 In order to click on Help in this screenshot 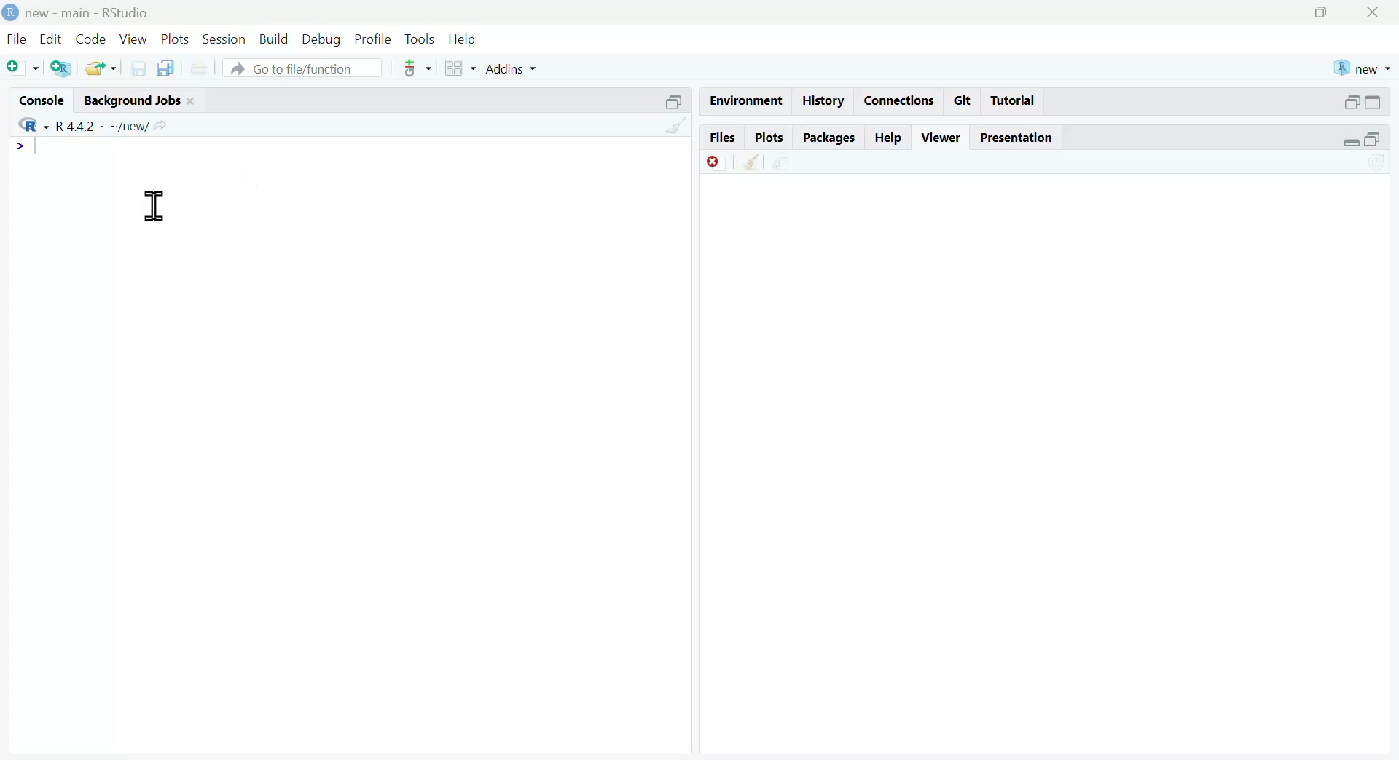, I will do `click(891, 136)`.